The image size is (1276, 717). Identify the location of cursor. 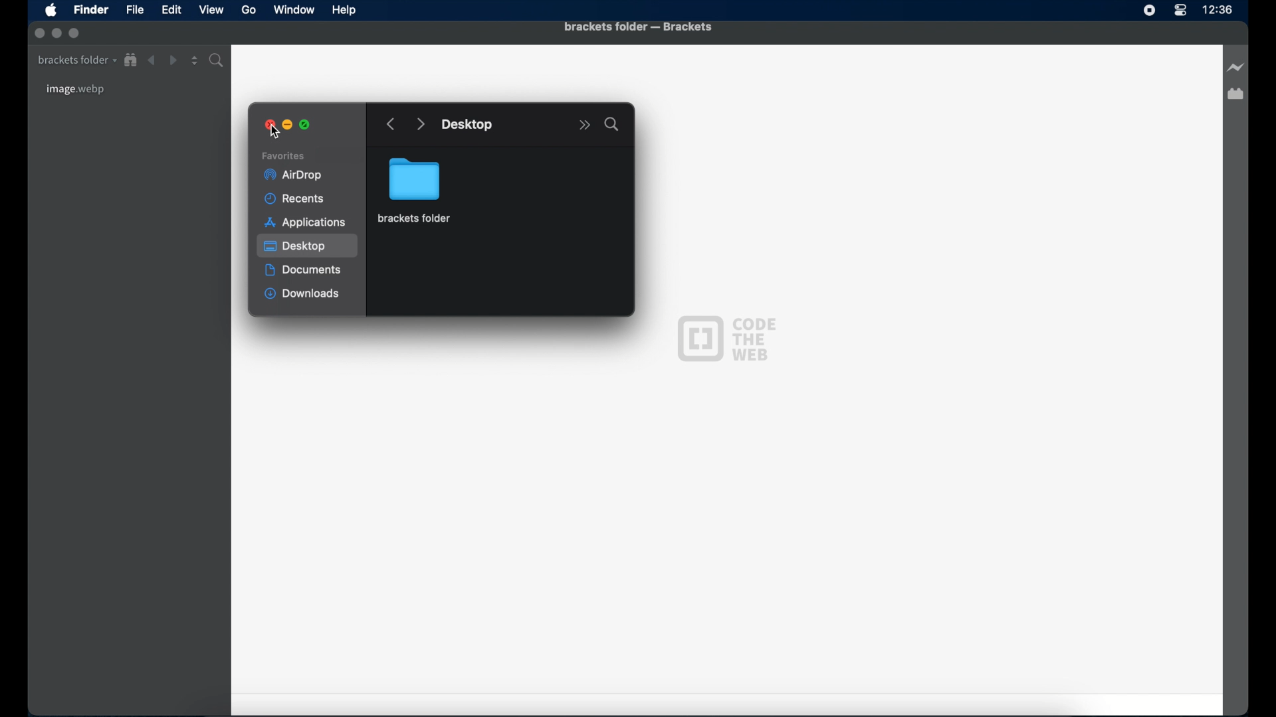
(272, 133).